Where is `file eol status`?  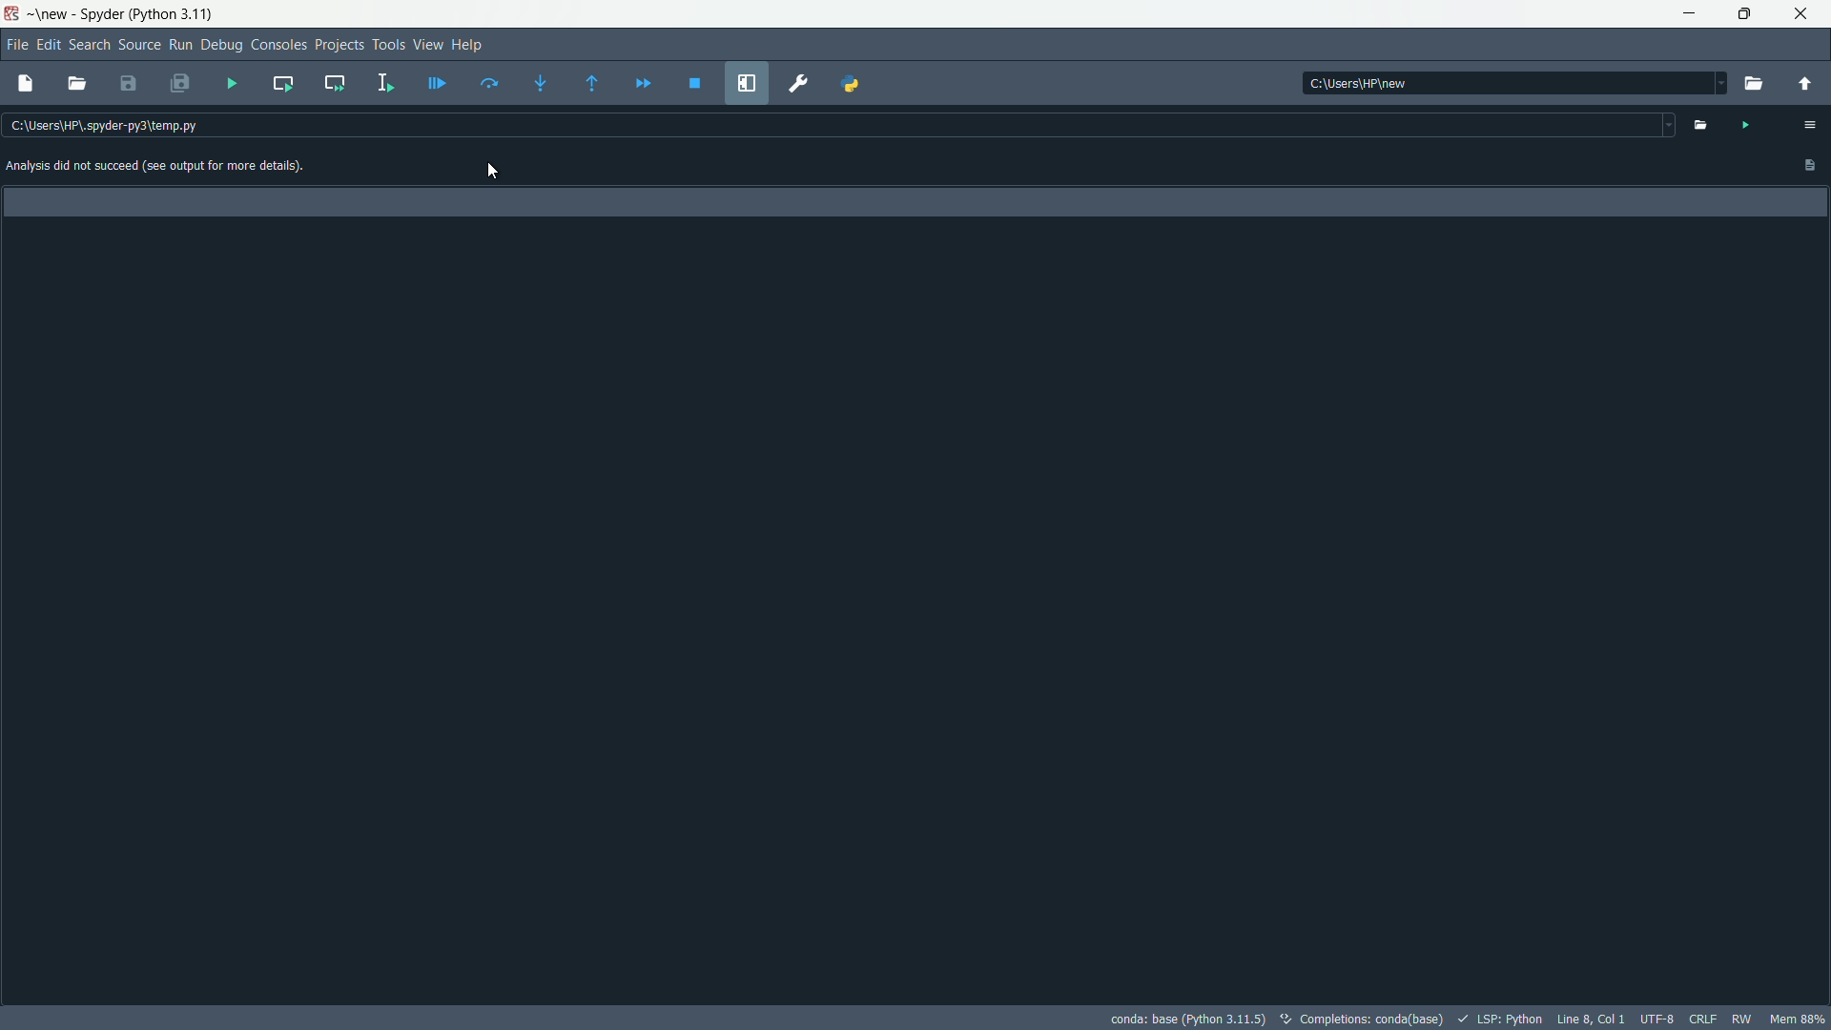 file eol status is located at coordinates (1702, 1018).